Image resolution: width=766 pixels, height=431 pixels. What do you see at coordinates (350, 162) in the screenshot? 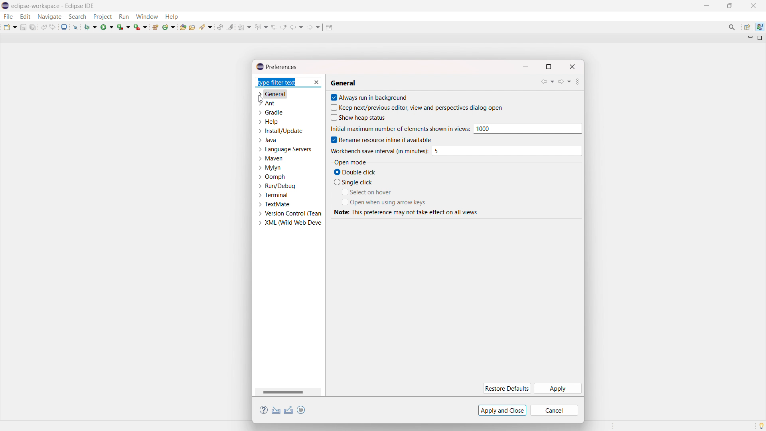
I see `open mode` at bounding box center [350, 162].